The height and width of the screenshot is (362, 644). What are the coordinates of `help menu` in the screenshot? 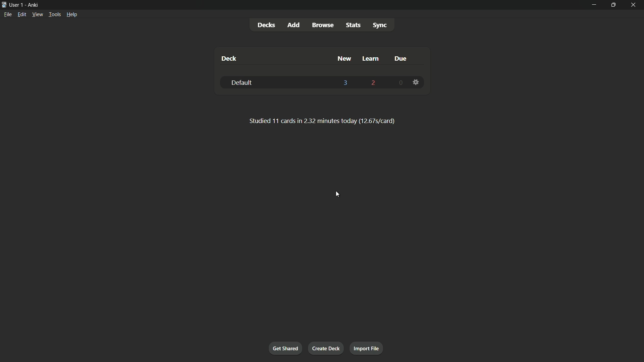 It's located at (72, 14).